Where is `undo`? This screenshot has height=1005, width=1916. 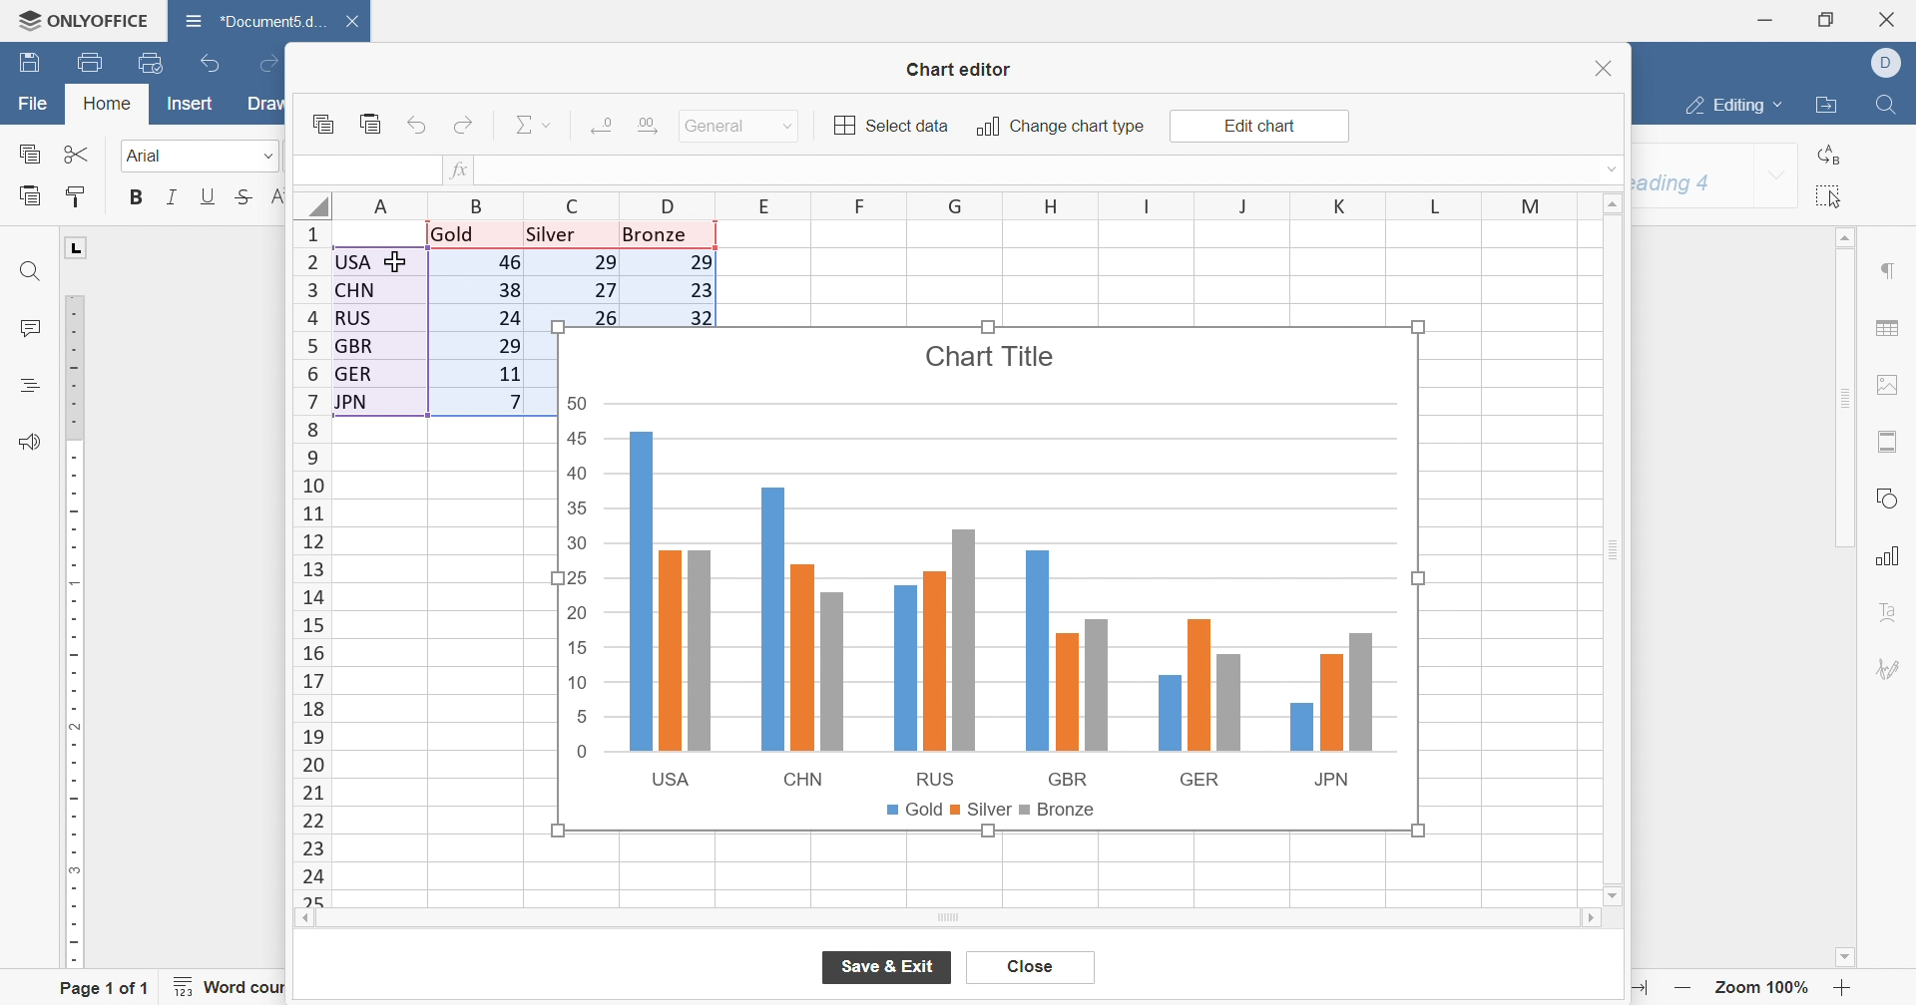
undo is located at coordinates (419, 125).